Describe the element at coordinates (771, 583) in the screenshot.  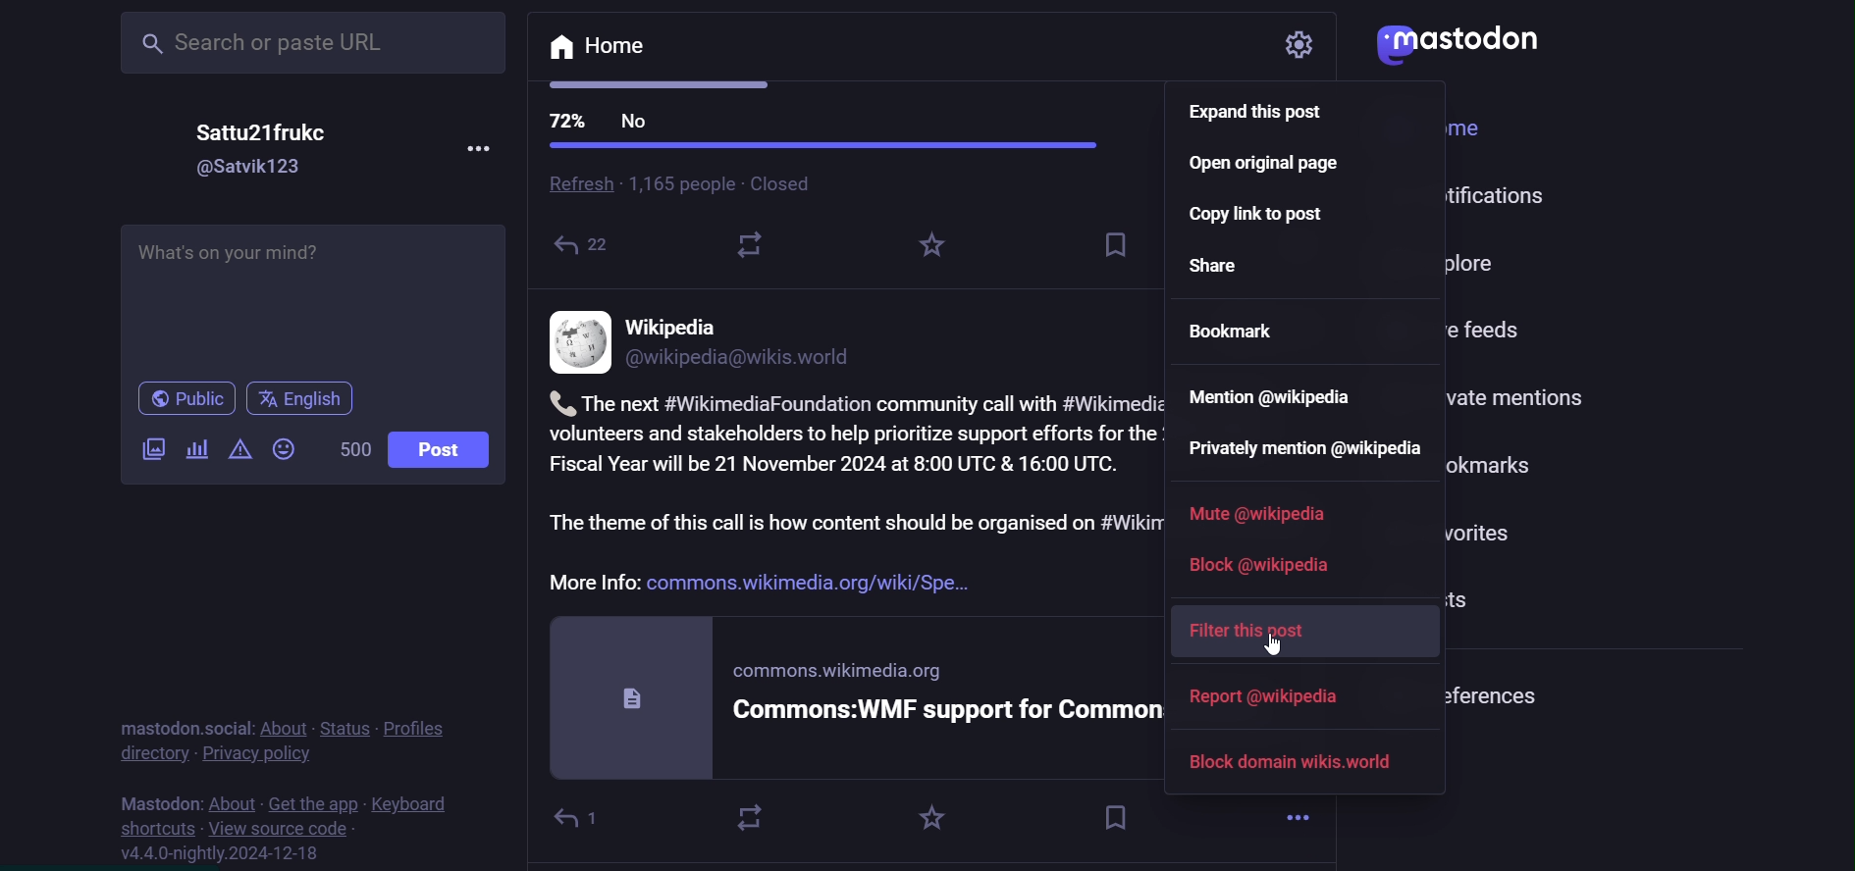
I see `More Info: commons.wikimedia.org/wiki/Spe...` at that location.